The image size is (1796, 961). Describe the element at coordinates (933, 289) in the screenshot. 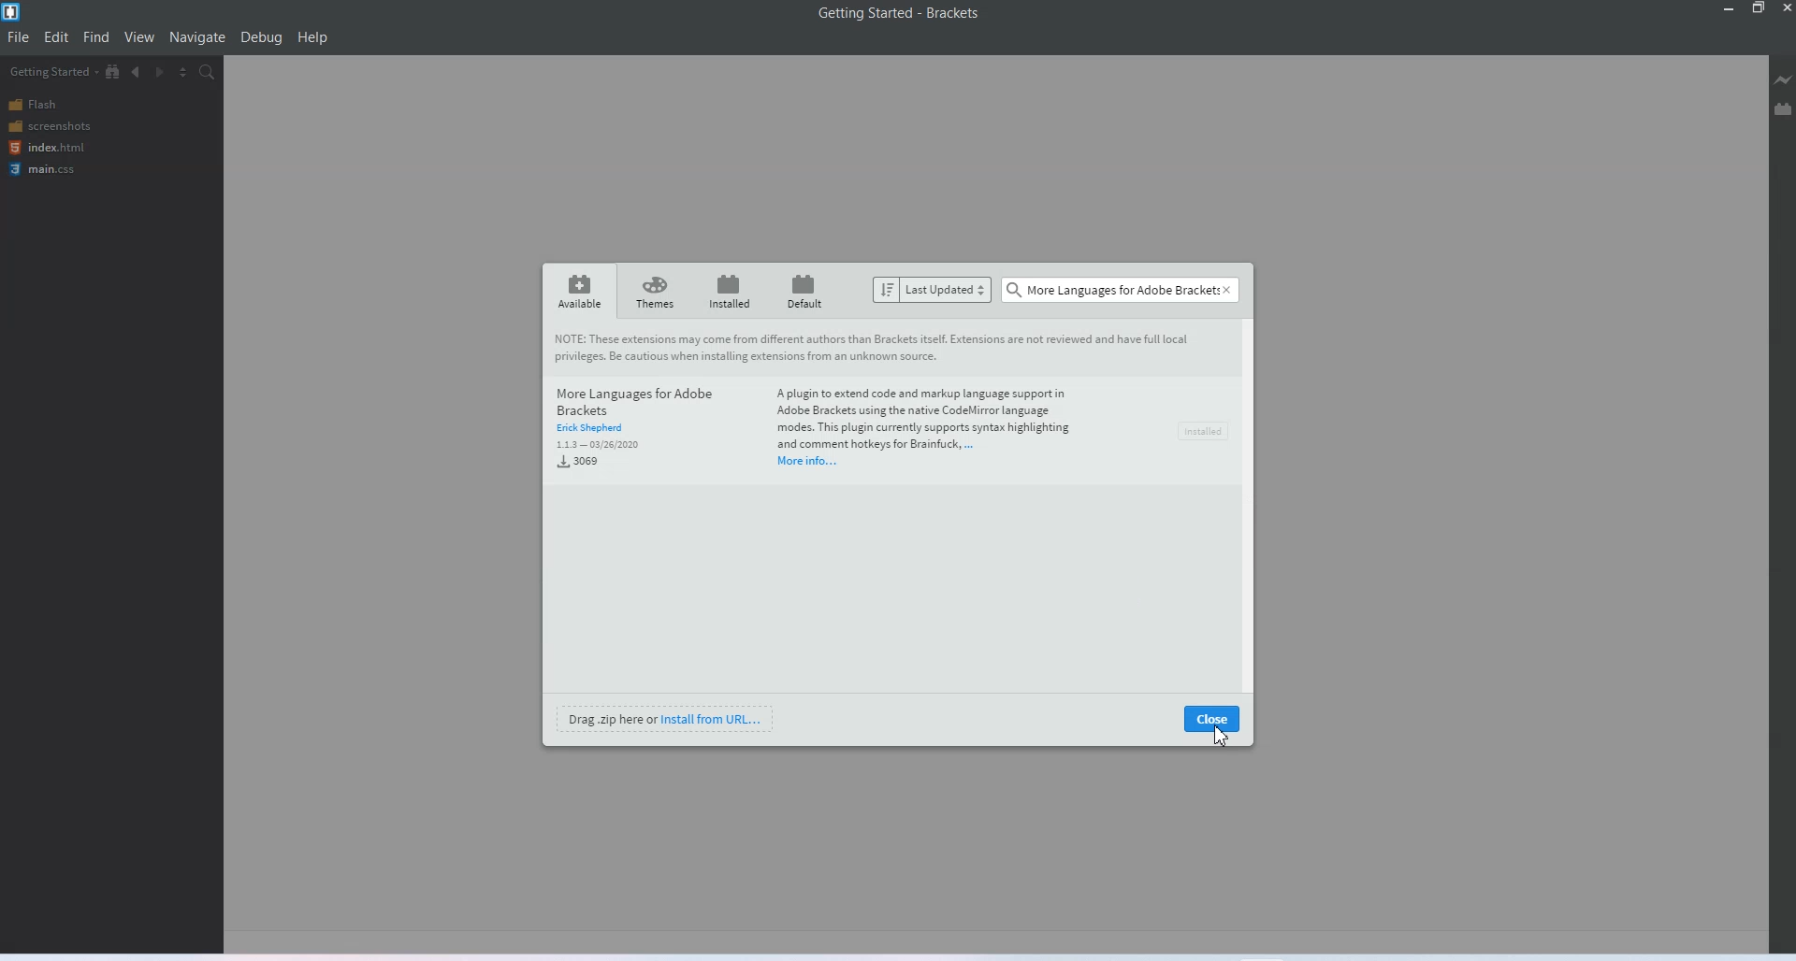

I see `Sort by` at that location.